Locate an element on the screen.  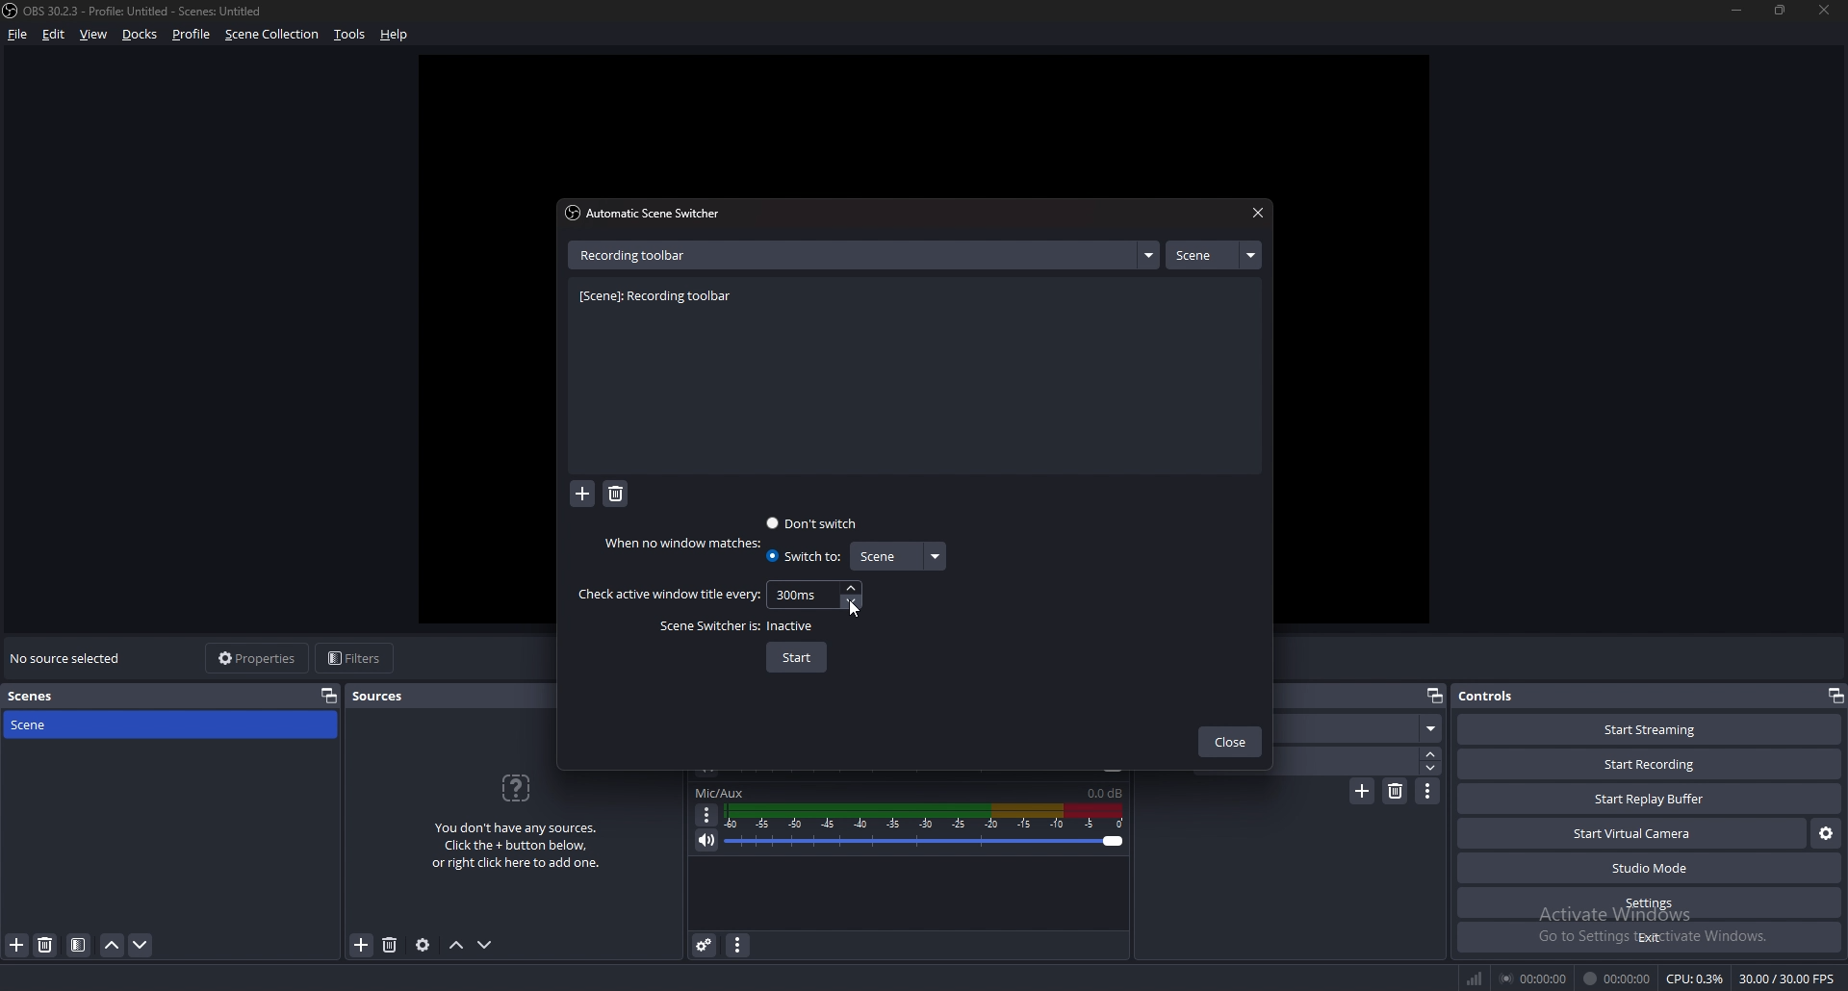
profile is located at coordinates (192, 34).